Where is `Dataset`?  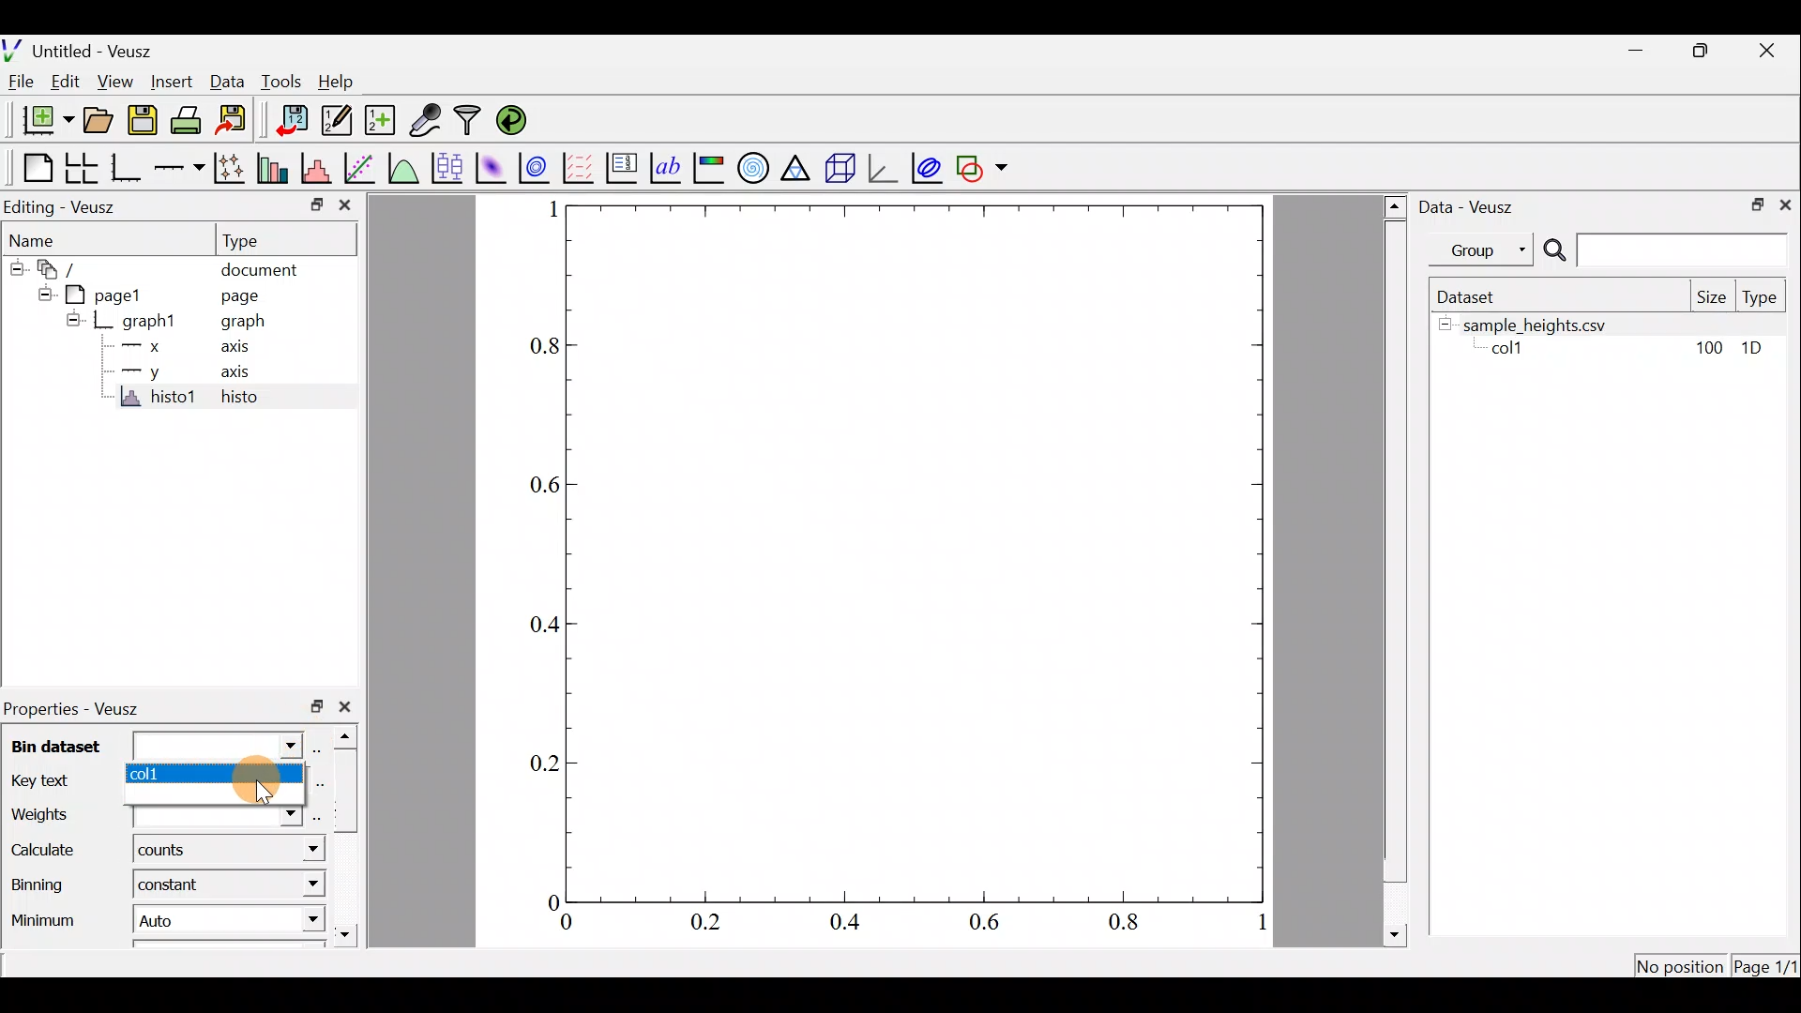
Dataset is located at coordinates (1476, 296).